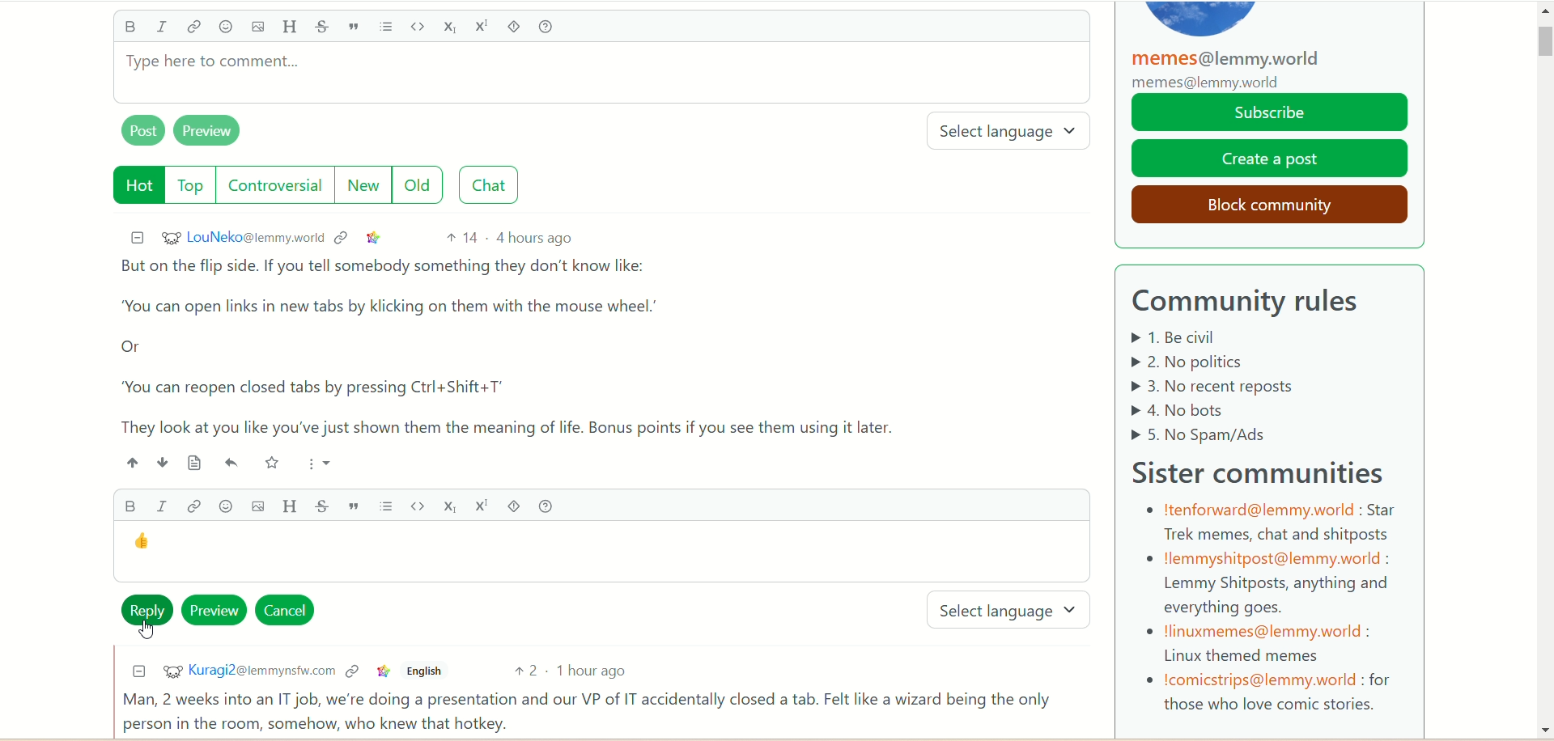 This screenshot has width=1554, height=741. Describe the element at coordinates (366, 185) in the screenshot. I see `new` at that location.